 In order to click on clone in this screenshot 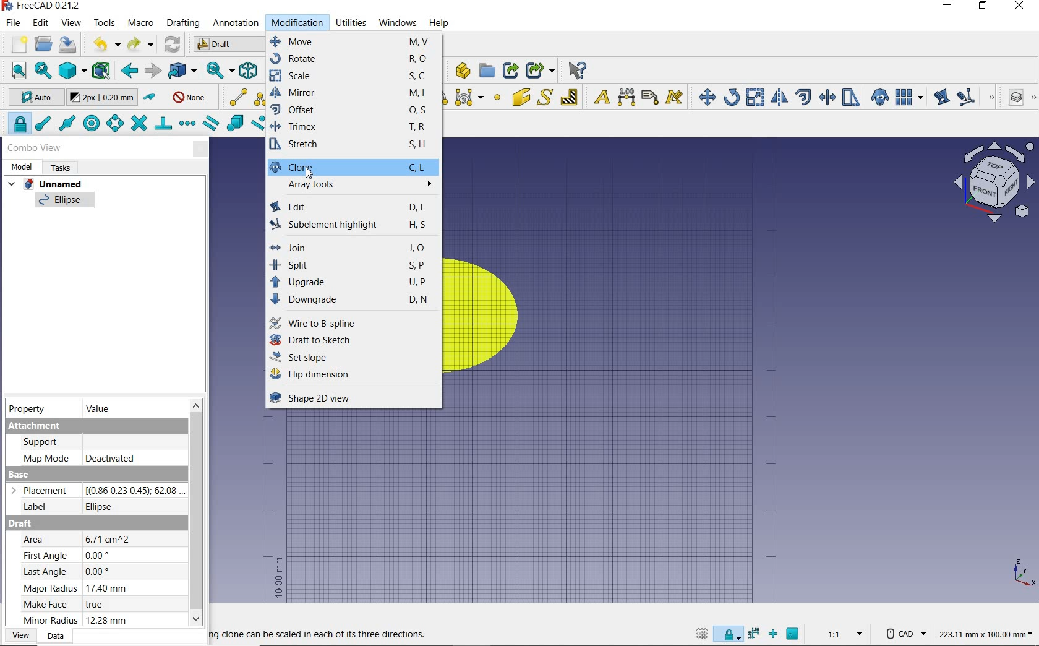, I will do `click(353, 167)`.